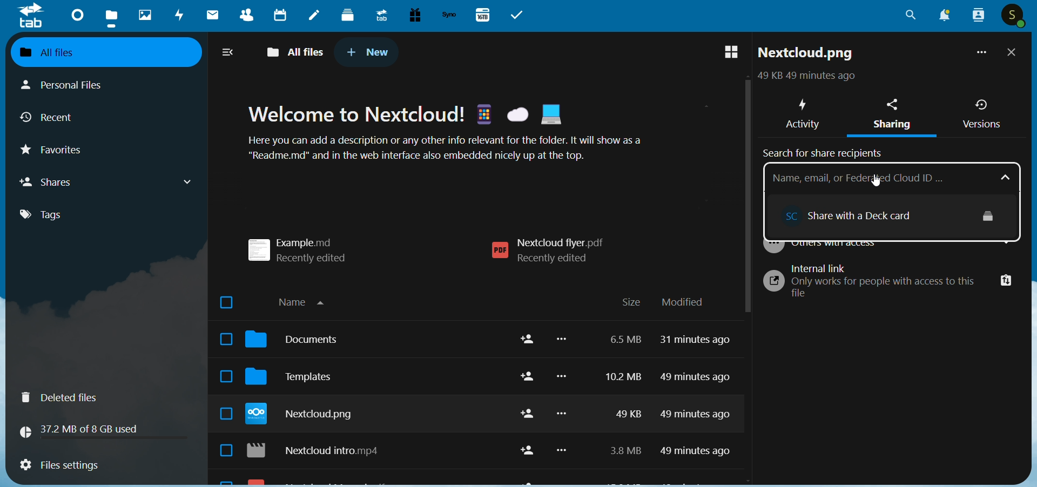  Describe the element at coordinates (879, 177) in the screenshot. I see `search bar` at that location.